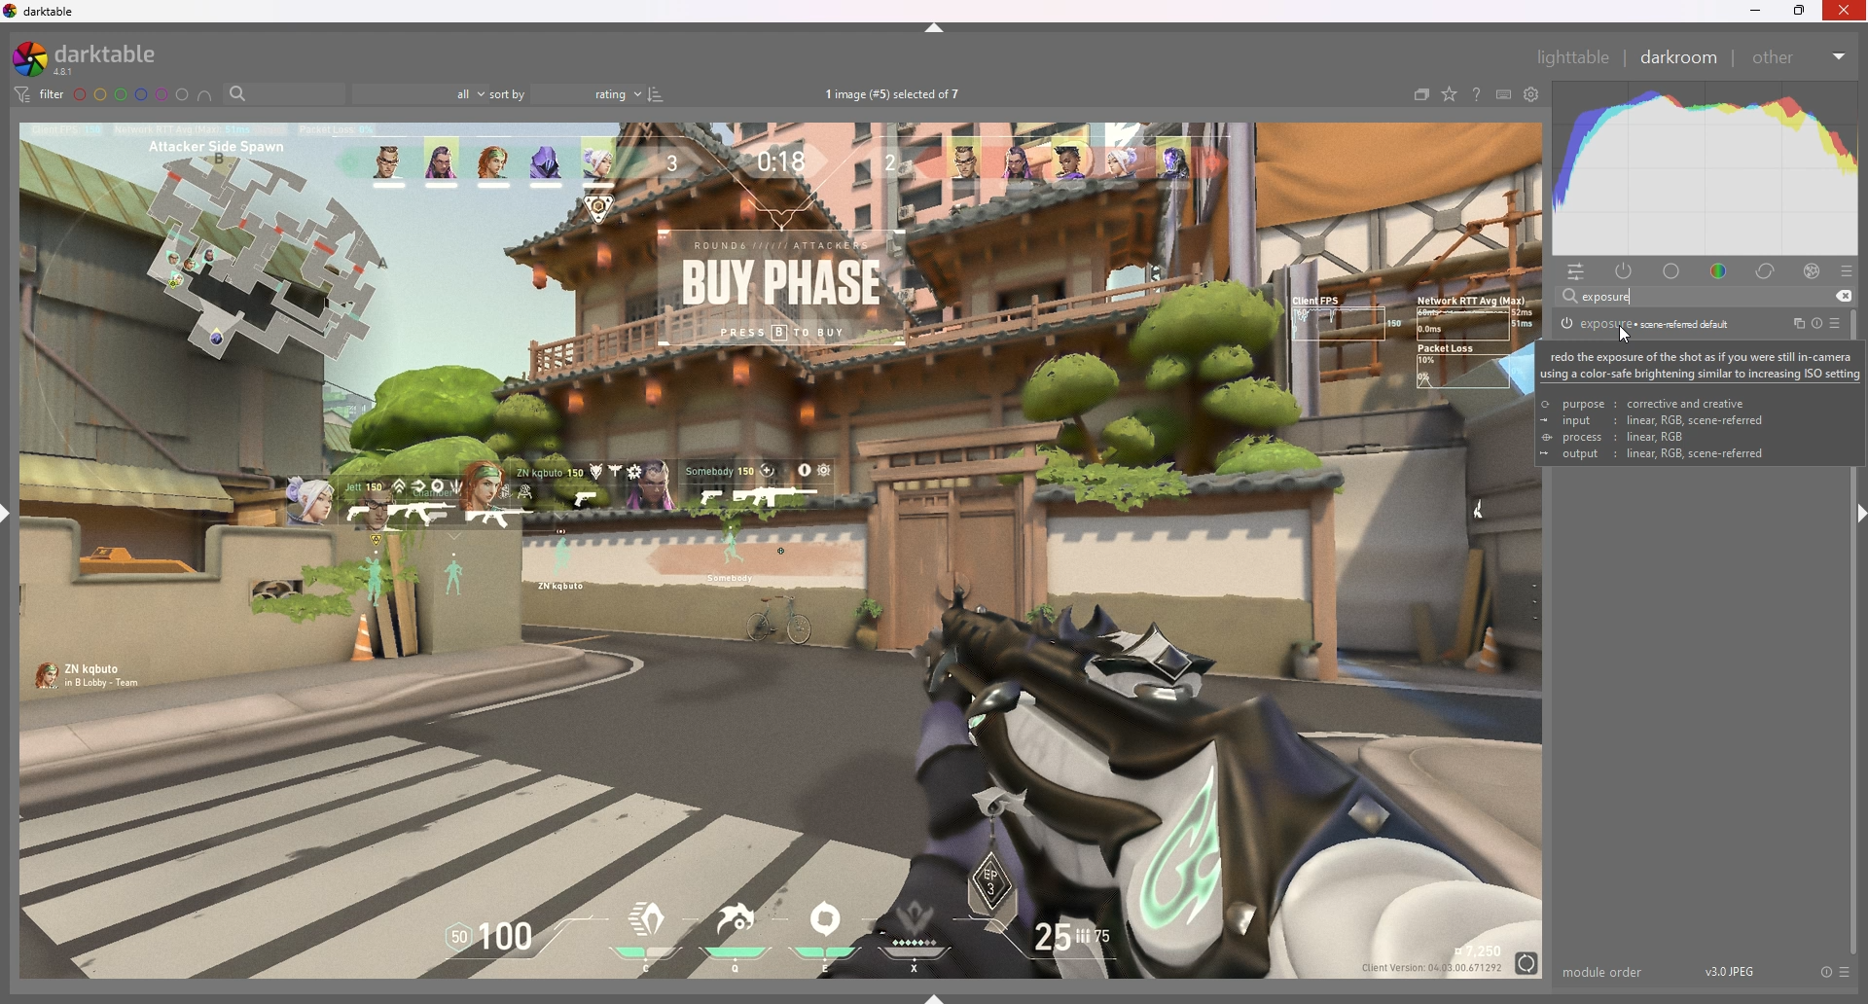  What do you see at coordinates (1847, 973) in the screenshot?
I see `presets` at bounding box center [1847, 973].